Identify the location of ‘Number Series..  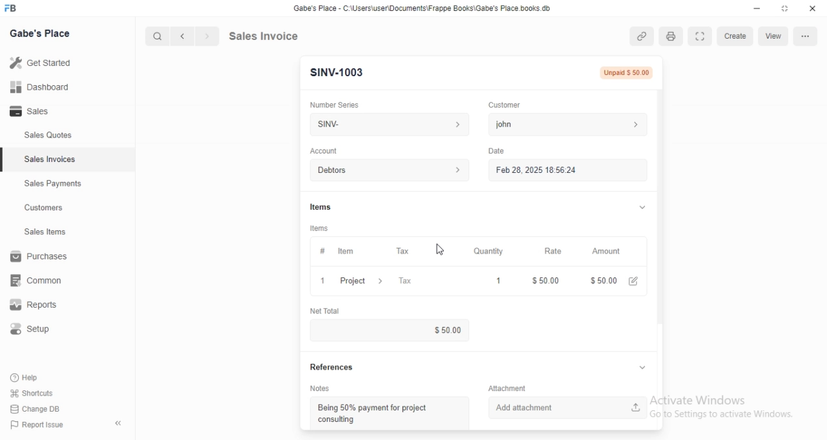
(336, 104).